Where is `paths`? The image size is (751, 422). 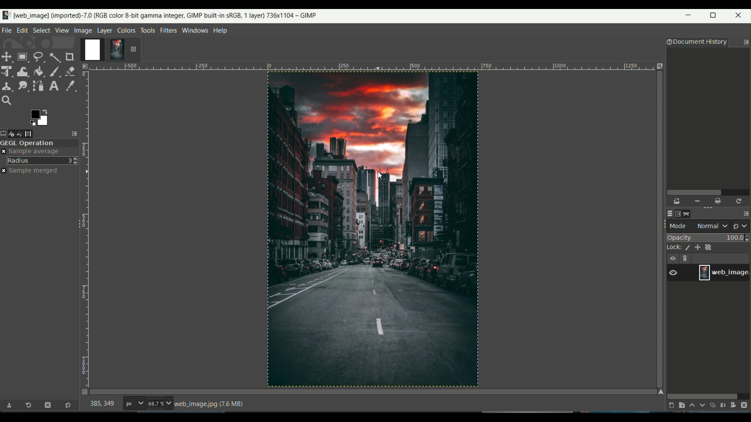
paths is located at coordinates (689, 213).